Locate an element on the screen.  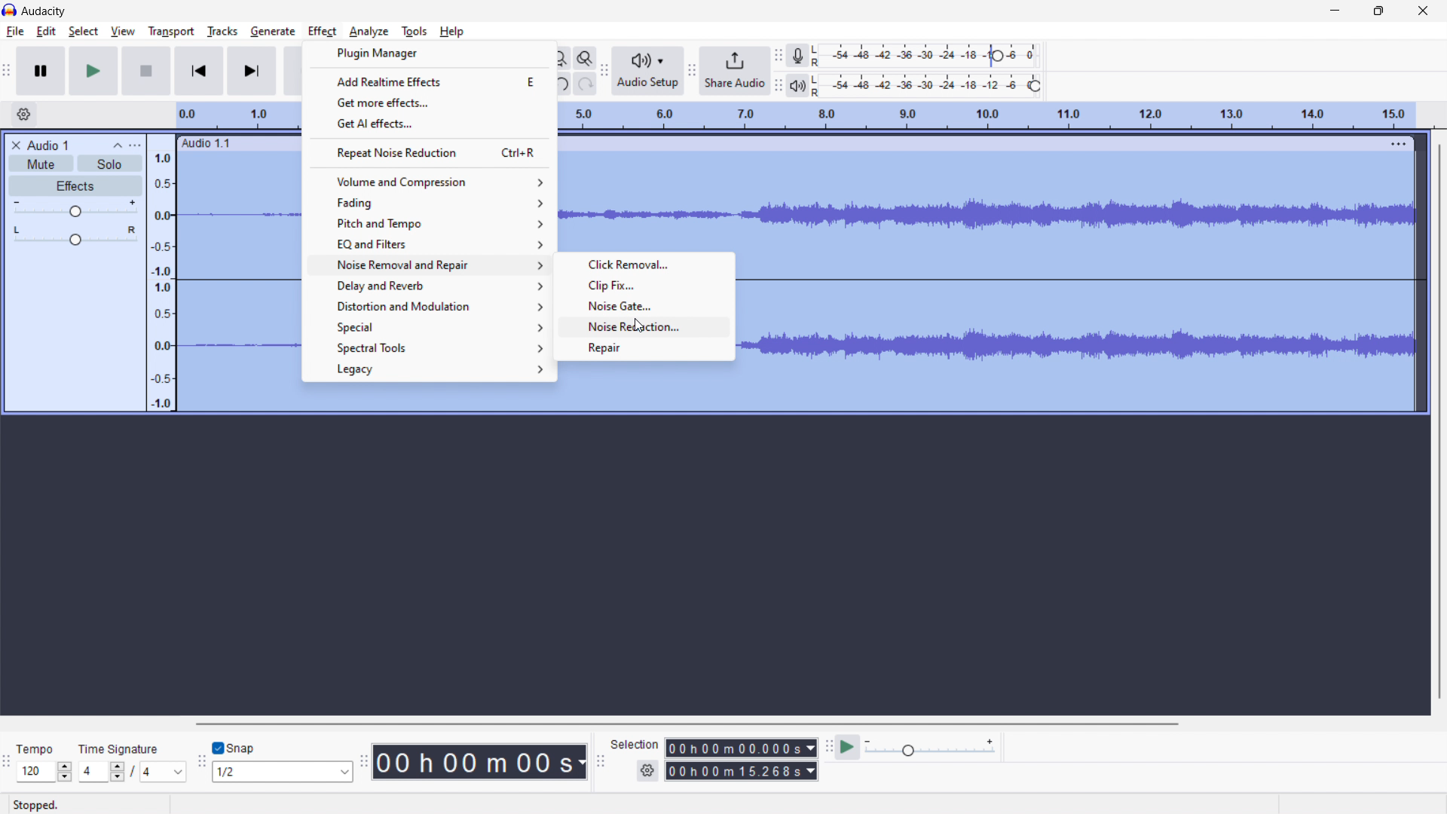
play at speed is located at coordinates (847, 747).